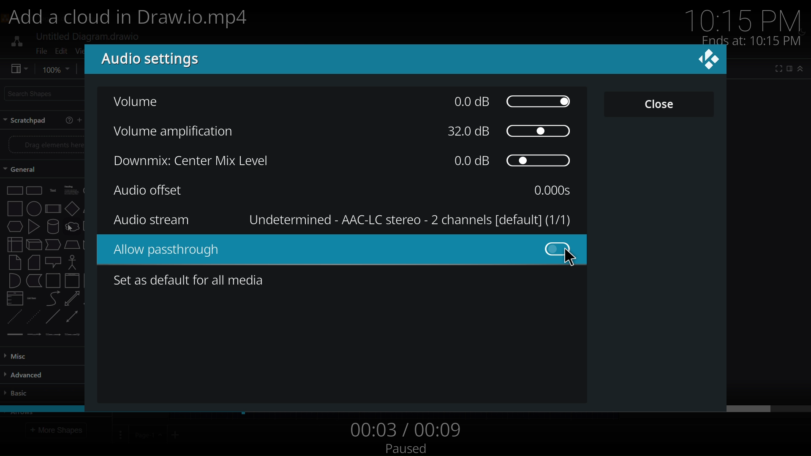  What do you see at coordinates (347, 250) in the screenshot?
I see `audio passthrough` at bounding box center [347, 250].